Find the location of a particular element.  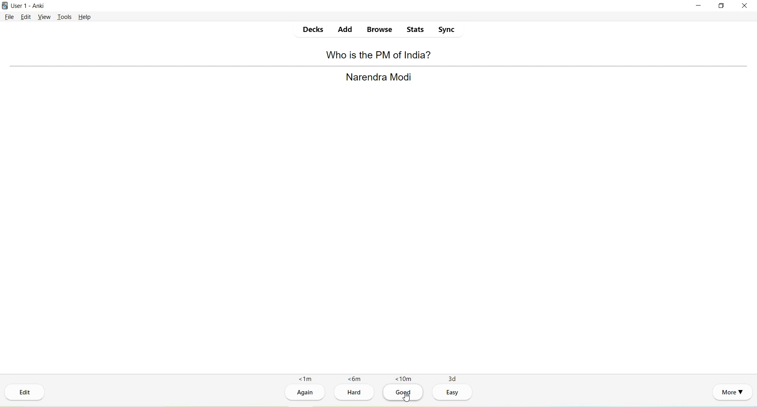

Close is located at coordinates (745, 6).